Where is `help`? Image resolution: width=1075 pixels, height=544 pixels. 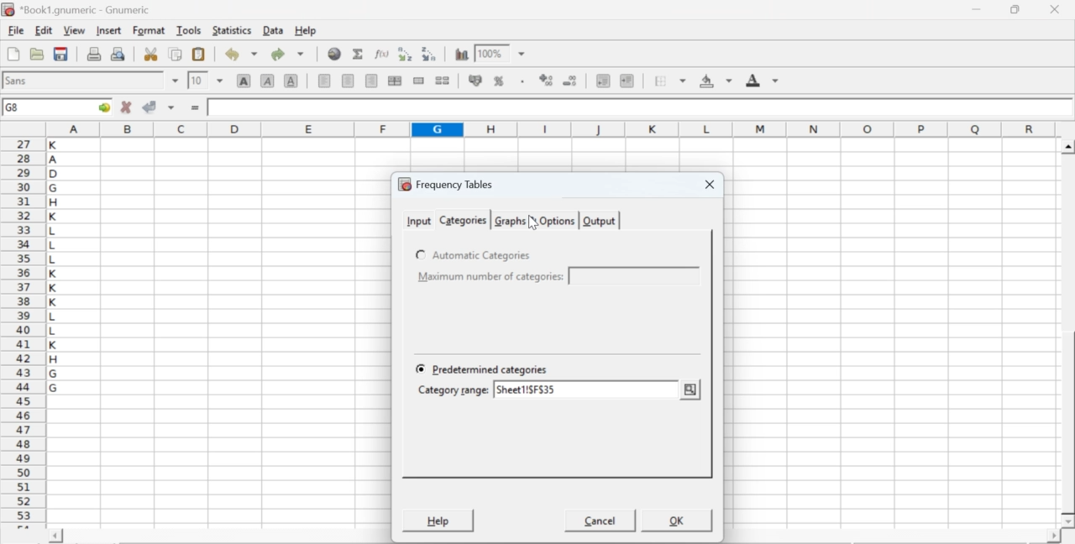 help is located at coordinates (437, 520).